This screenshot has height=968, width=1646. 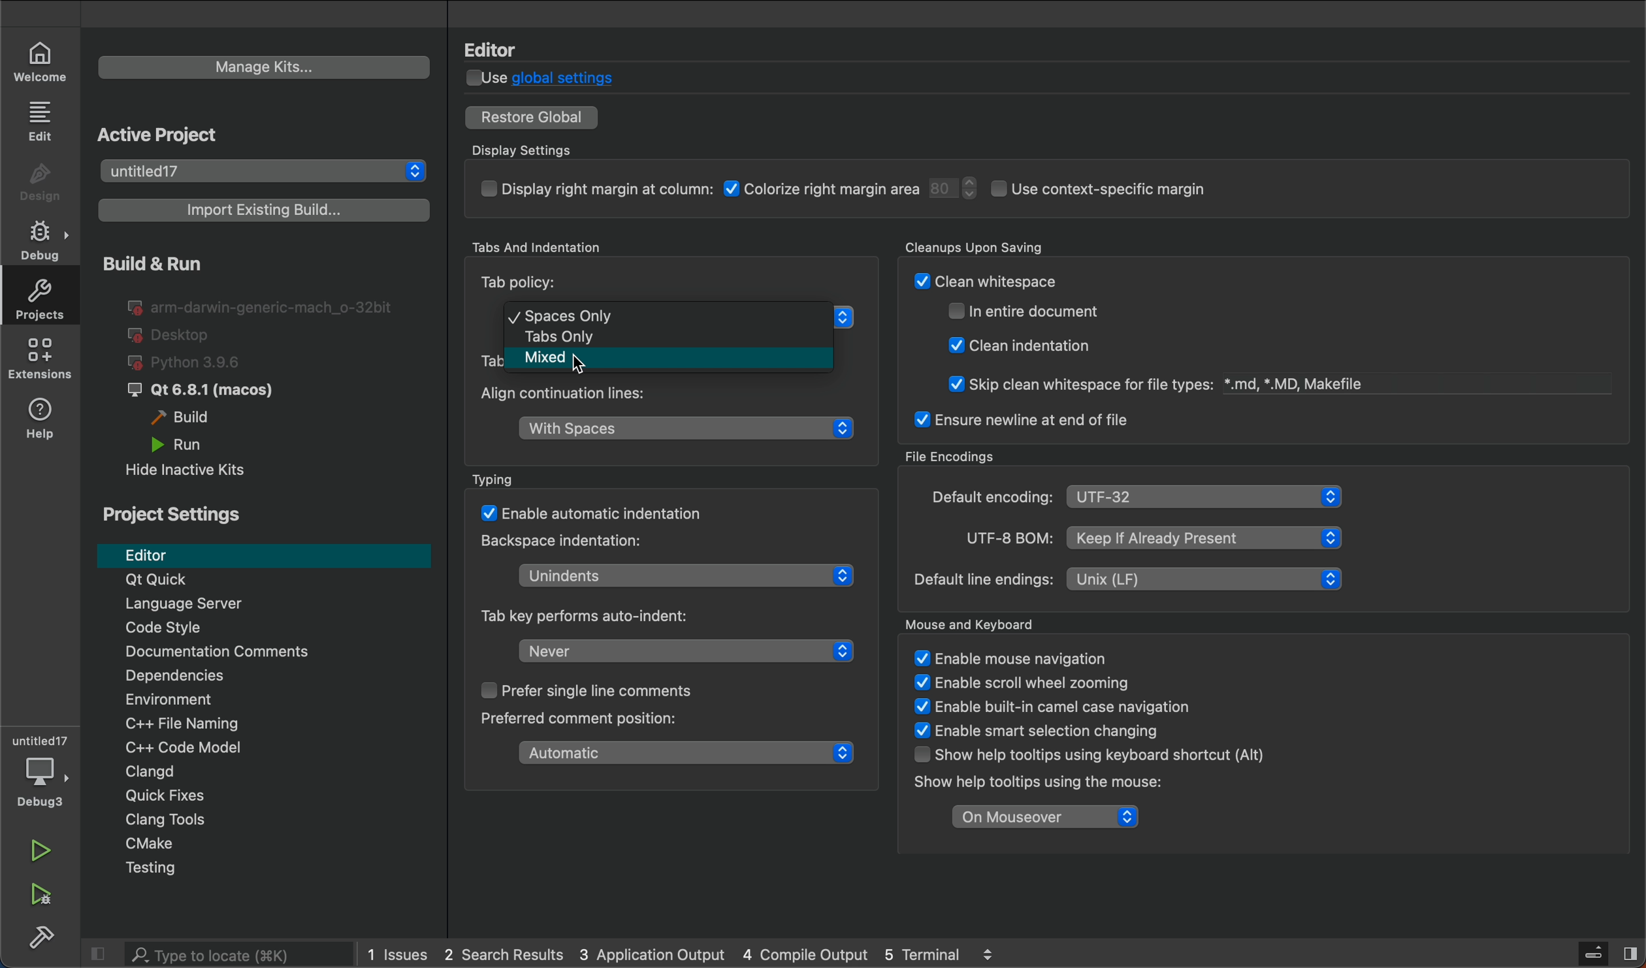 I want to click on ensure newline at end , so click(x=1021, y=420).